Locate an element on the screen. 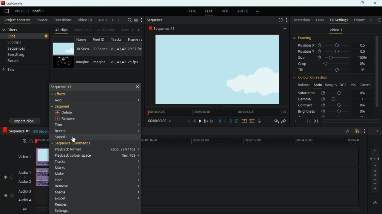  expand is located at coordinates (139, 198).